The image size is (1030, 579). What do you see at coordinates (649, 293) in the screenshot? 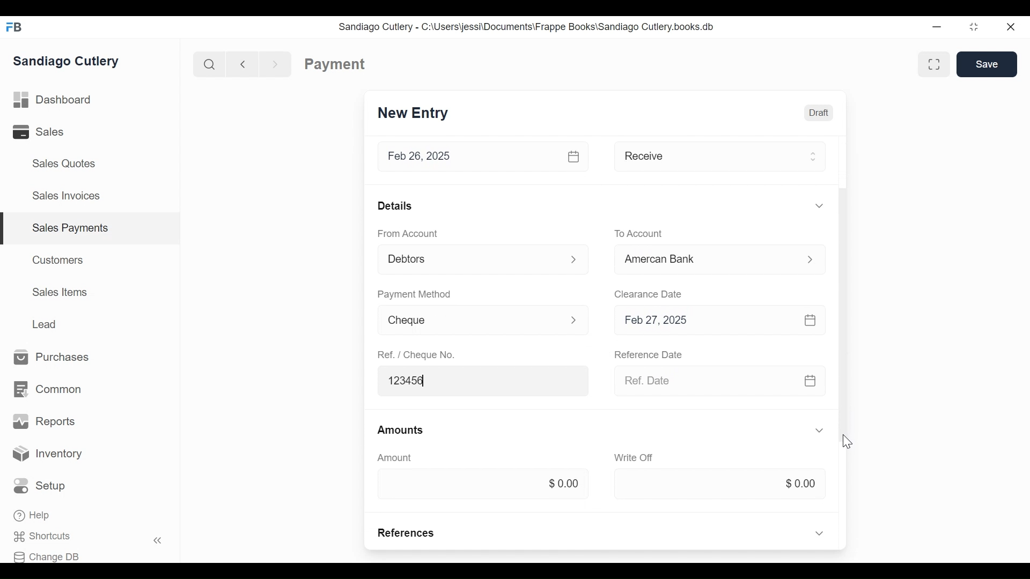
I see `Clearance Date` at bounding box center [649, 293].